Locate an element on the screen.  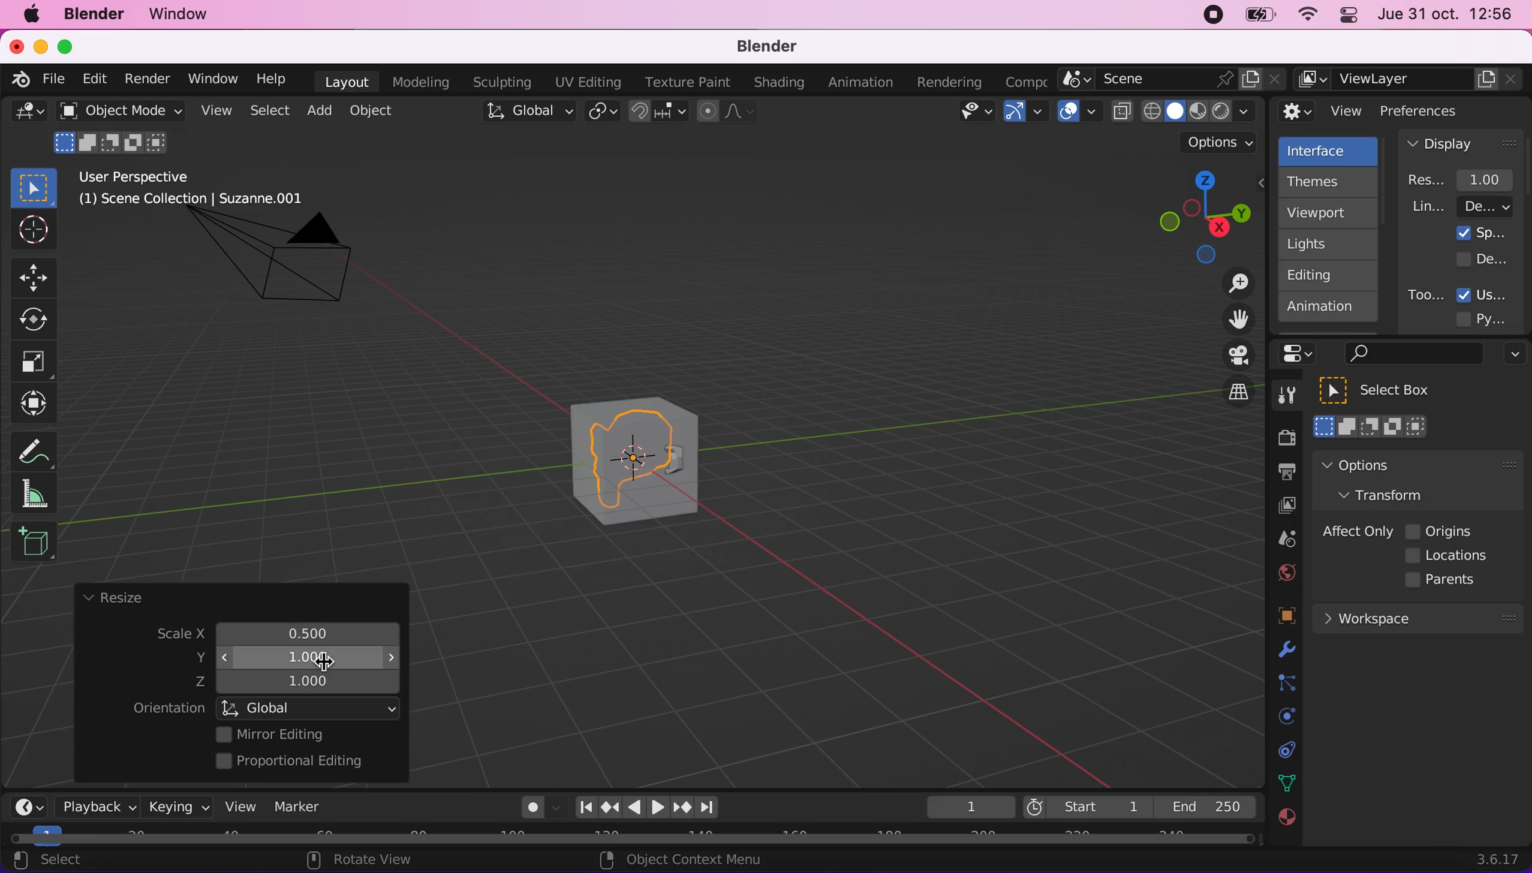
recording stopped is located at coordinates (1208, 17).